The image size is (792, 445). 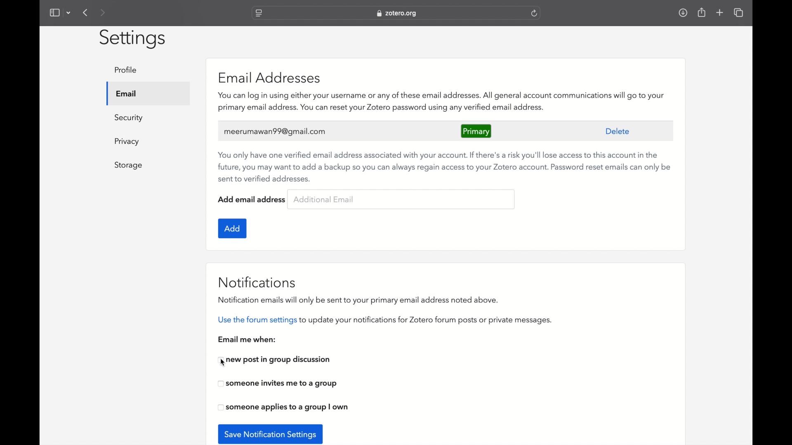 What do you see at coordinates (275, 360) in the screenshot?
I see `new post in group discussion` at bounding box center [275, 360].